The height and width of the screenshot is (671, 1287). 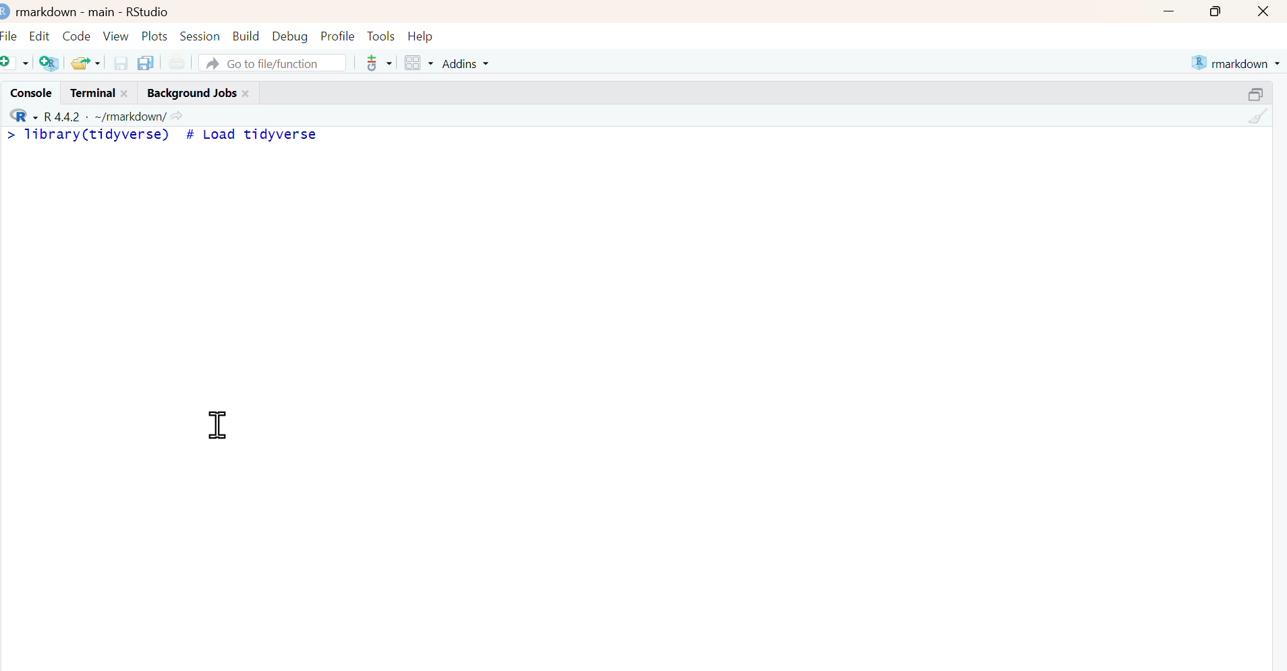 What do you see at coordinates (49, 63) in the screenshot?
I see `create project` at bounding box center [49, 63].